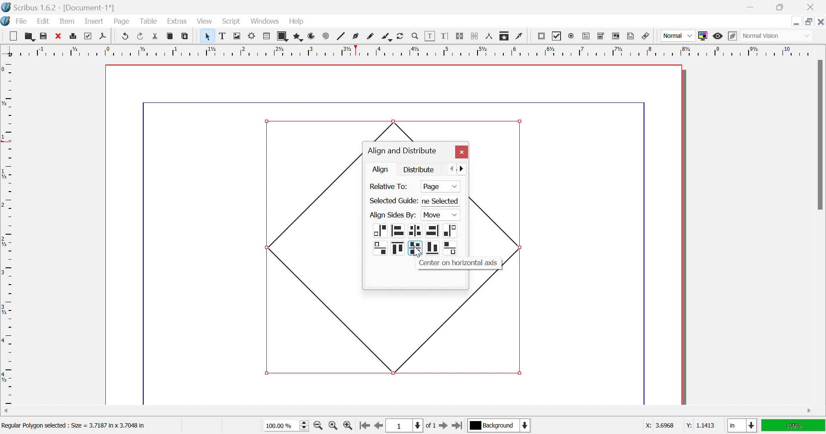 Image resolution: width=826 pixels, height=434 pixels. What do you see at coordinates (520, 36) in the screenshot?
I see `Eye dropper` at bounding box center [520, 36].